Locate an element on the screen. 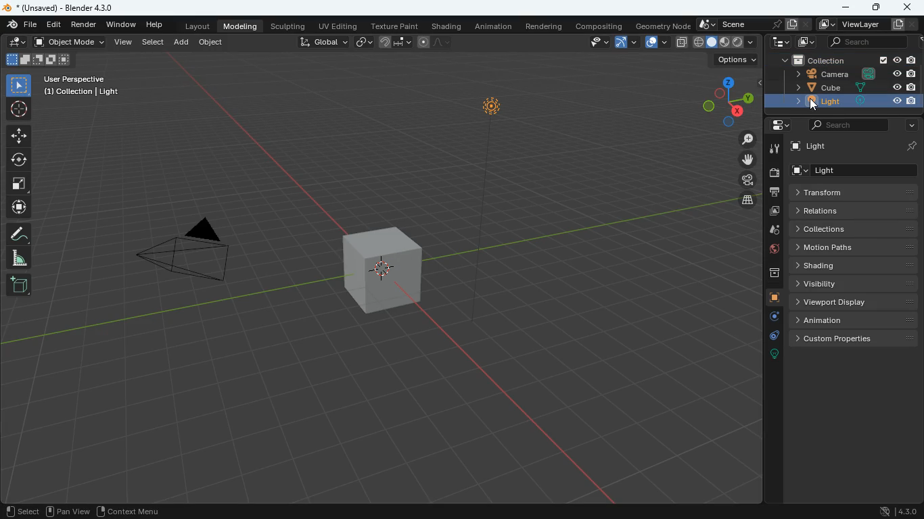 This screenshot has height=519, width=924. render is located at coordinates (84, 25).